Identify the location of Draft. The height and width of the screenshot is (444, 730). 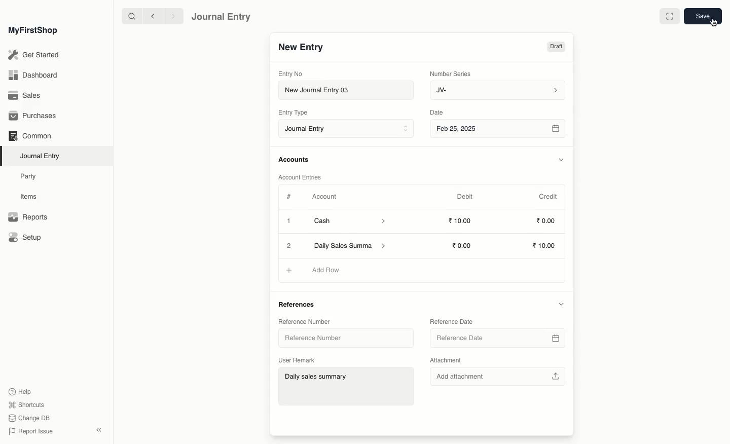
(556, 48).